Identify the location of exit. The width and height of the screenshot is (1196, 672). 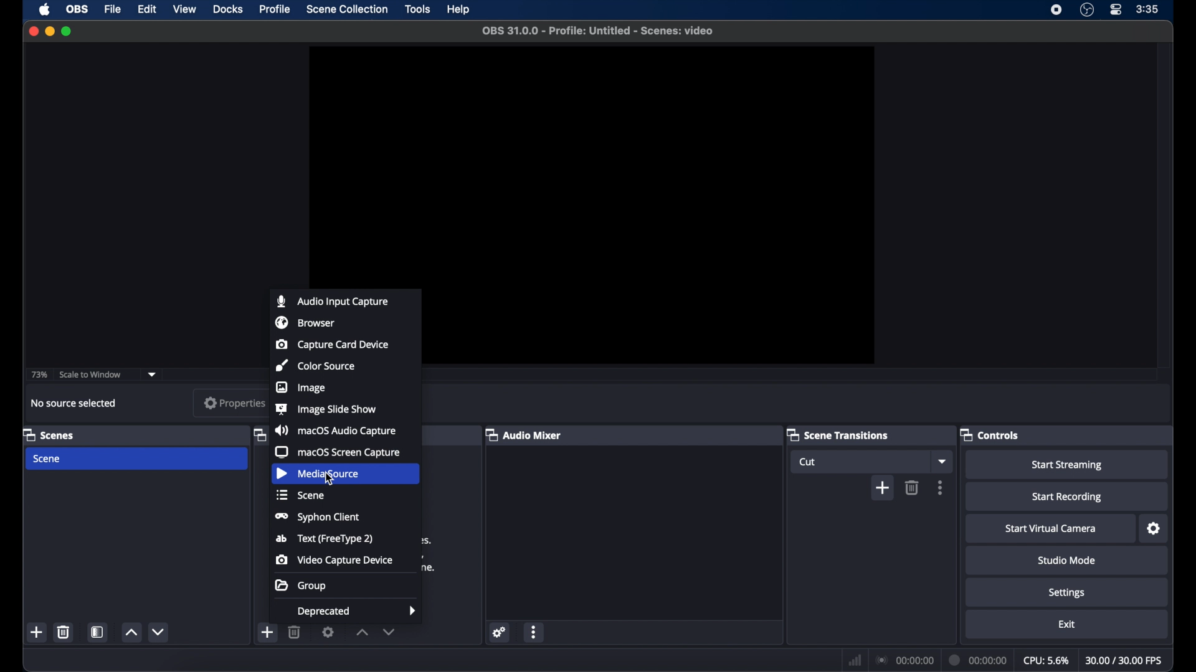
(1066, 623).